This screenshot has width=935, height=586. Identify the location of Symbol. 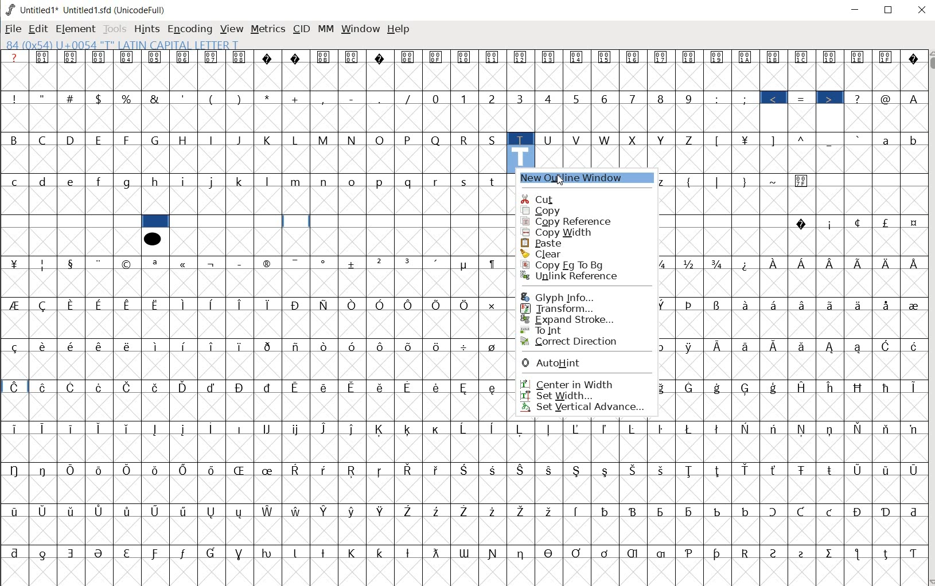
(354, 553).